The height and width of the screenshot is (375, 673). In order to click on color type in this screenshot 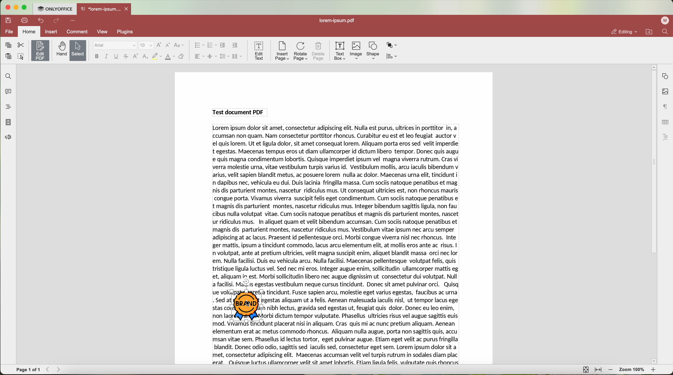, I will do `click(170, 57)`.